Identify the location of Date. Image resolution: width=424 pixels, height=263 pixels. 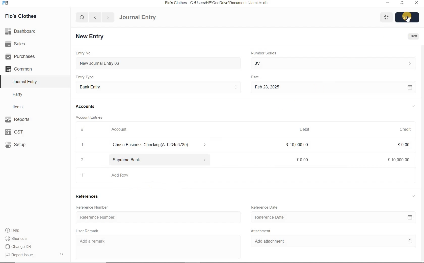
(259, 76).